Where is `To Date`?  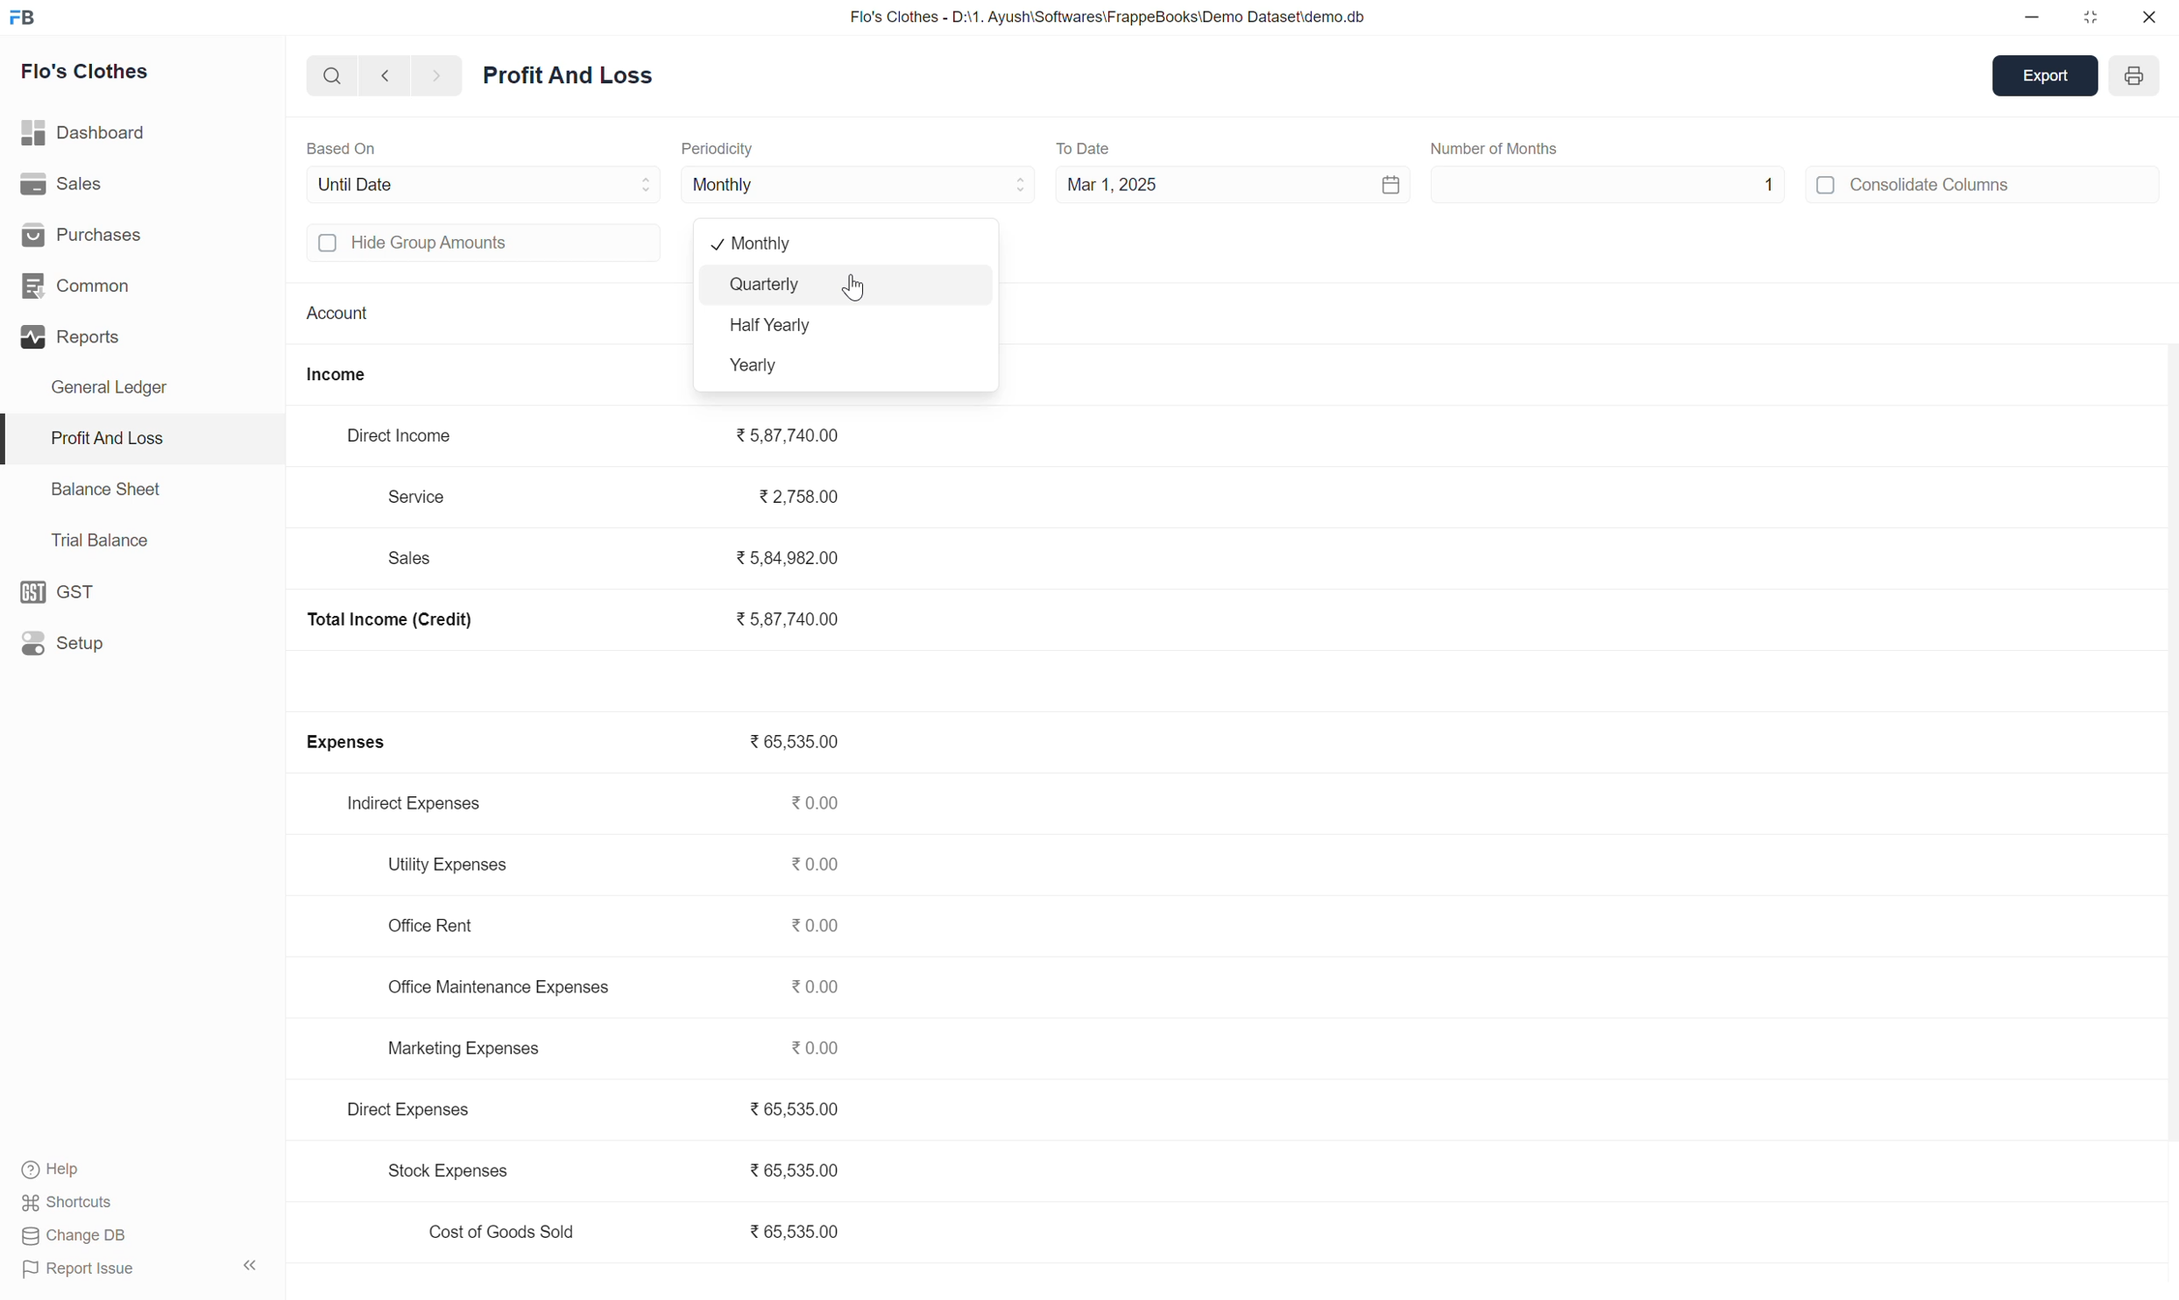
To Date is located at coordinates (1090, 145).